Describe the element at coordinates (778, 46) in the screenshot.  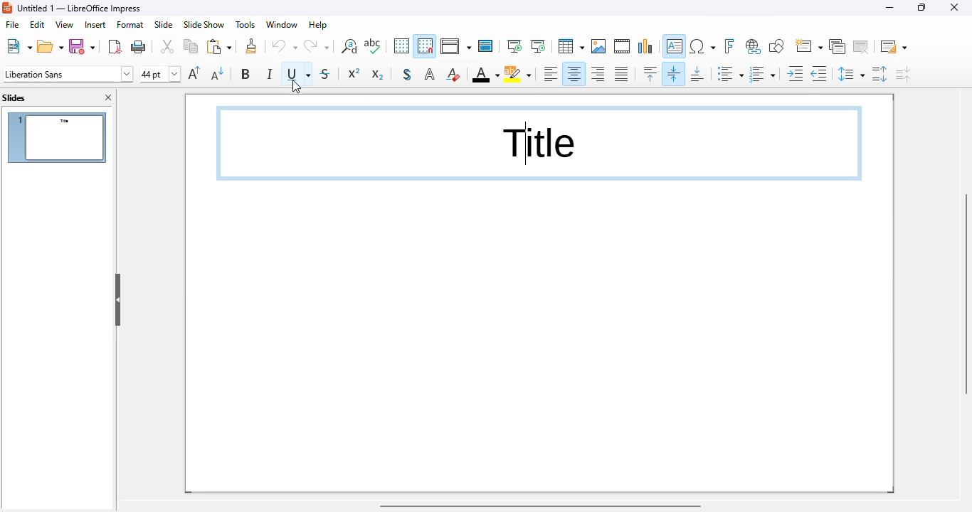
I see `show draw functions` at that location.